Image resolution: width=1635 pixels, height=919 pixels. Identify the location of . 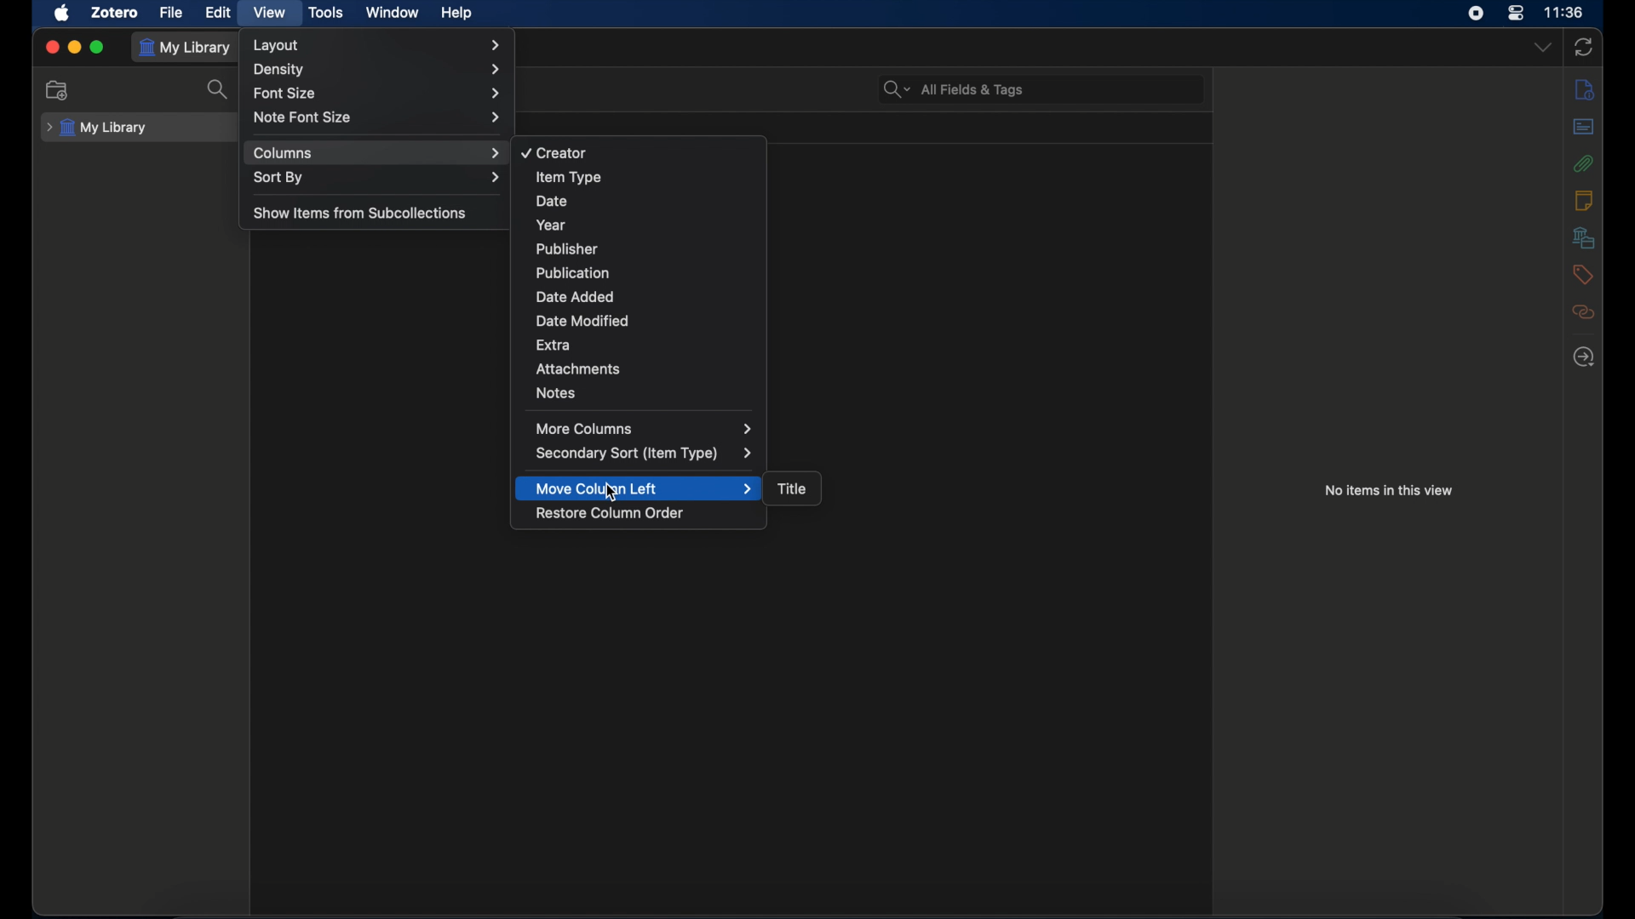
(378, 71).